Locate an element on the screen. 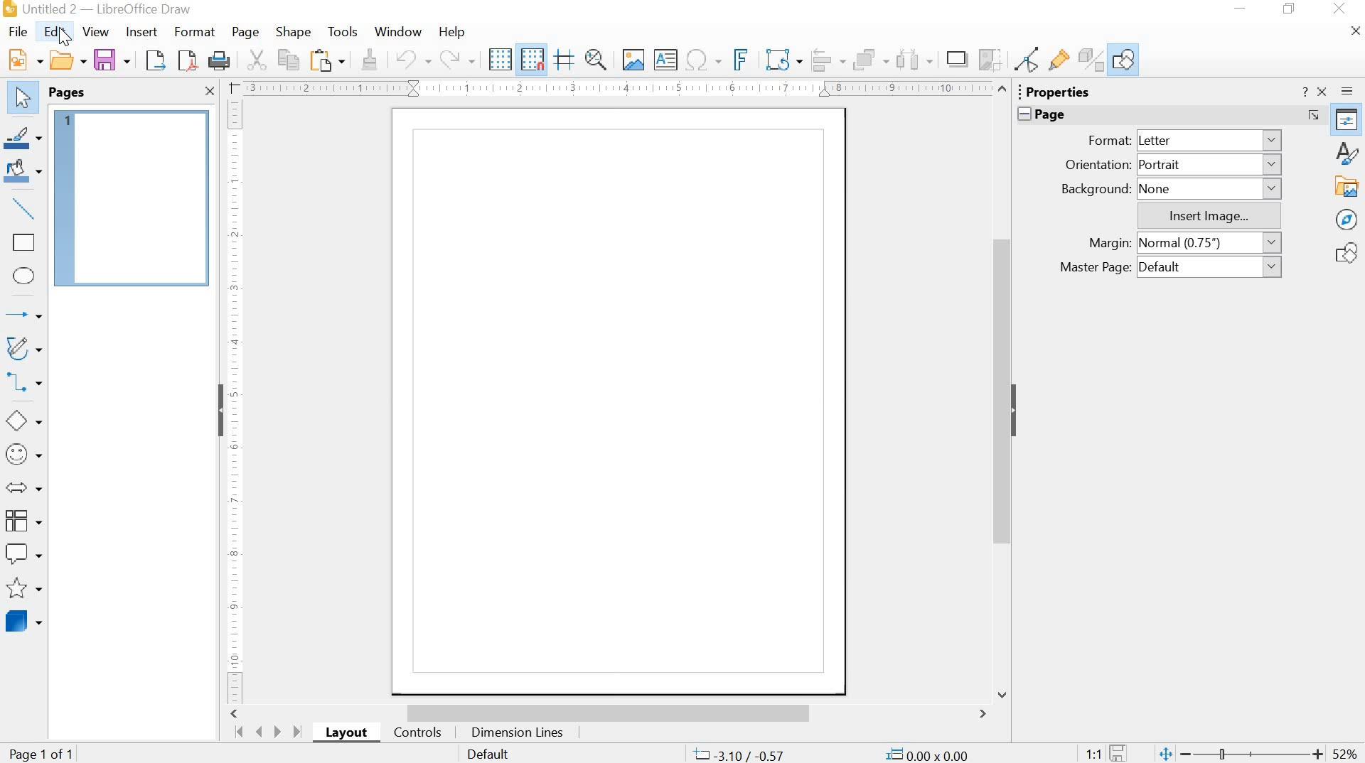  Clone Formatting (double click for multi-selection) is located at coordinates (370, 58).